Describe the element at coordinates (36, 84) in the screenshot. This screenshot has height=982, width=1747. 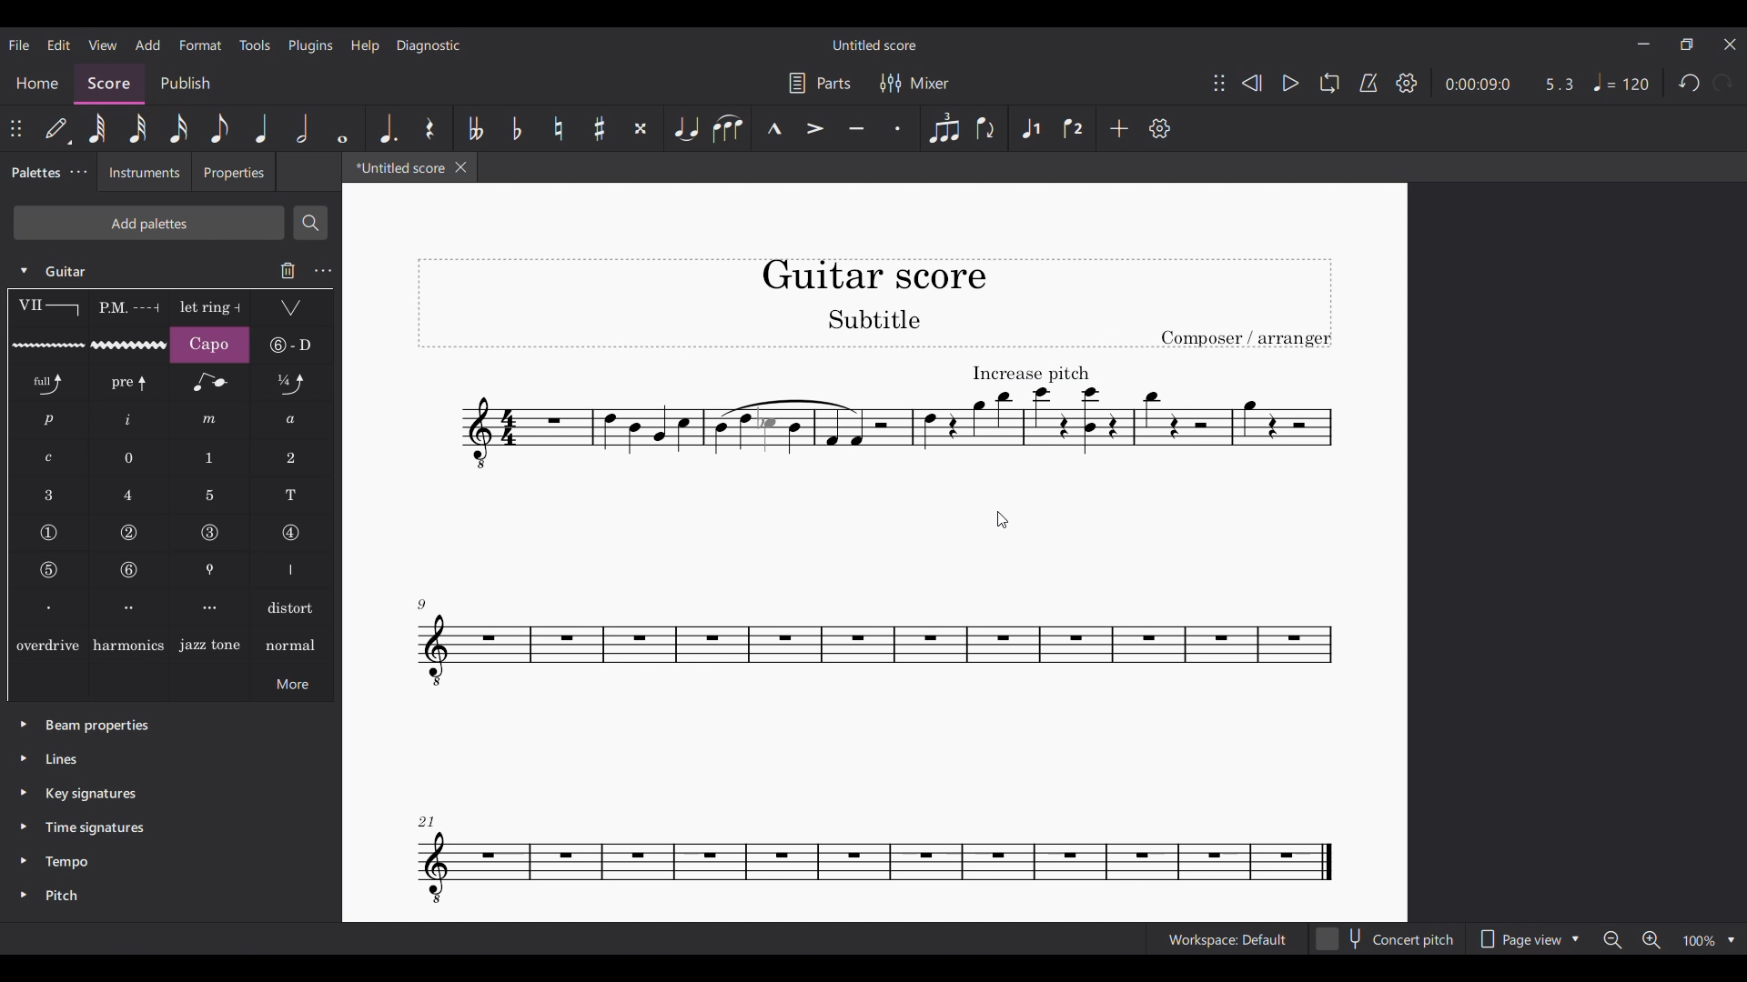
I see `Home` at that location.